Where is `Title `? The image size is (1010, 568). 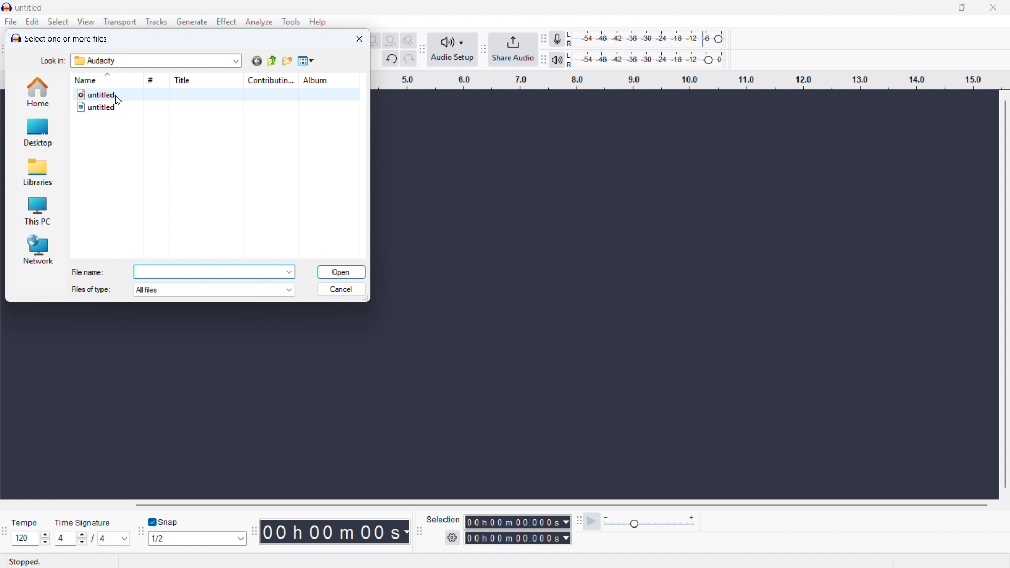
Title  is located at coordinates (208, 80).